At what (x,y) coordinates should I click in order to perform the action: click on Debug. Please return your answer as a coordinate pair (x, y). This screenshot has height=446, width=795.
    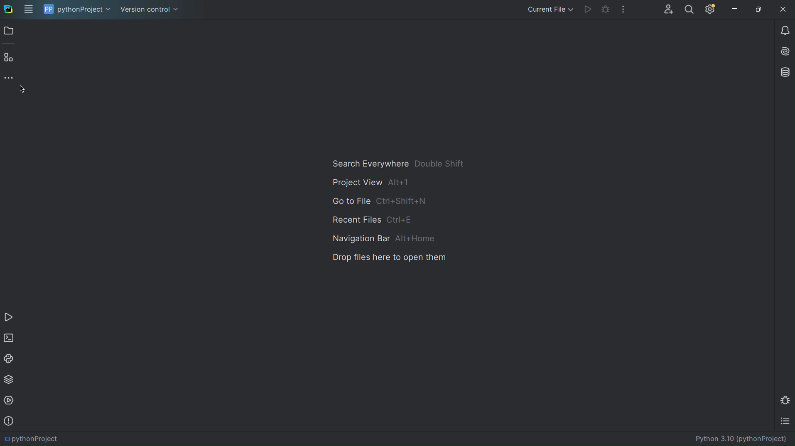
    Looking at the image, I should click on (785, 399).